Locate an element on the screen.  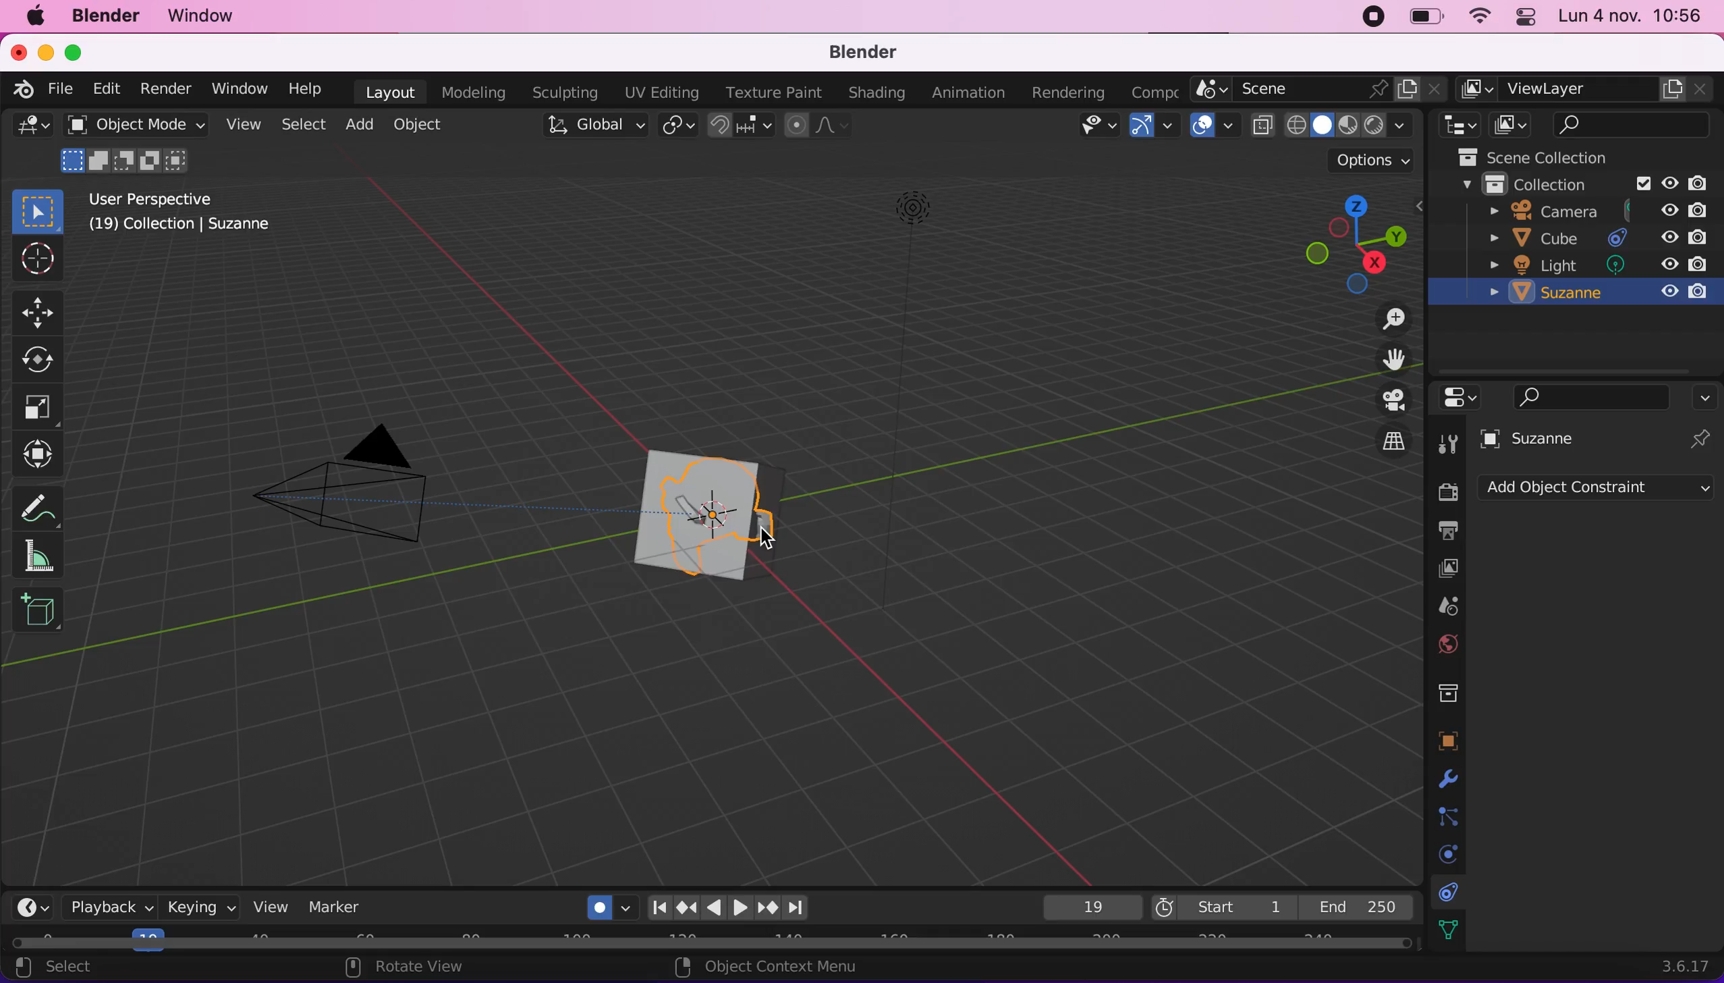
object context menu is located at coordinates (773, 967).